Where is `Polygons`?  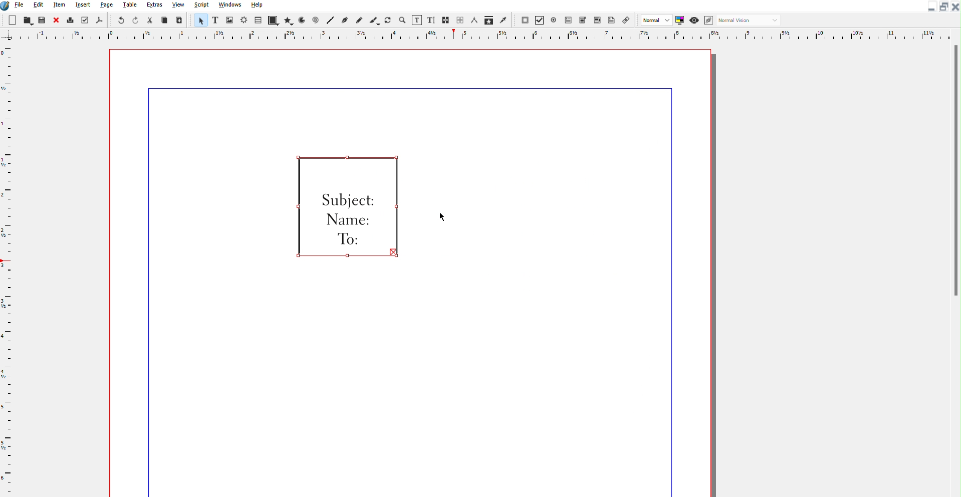
Polygons is located at coordinates (288, 20).